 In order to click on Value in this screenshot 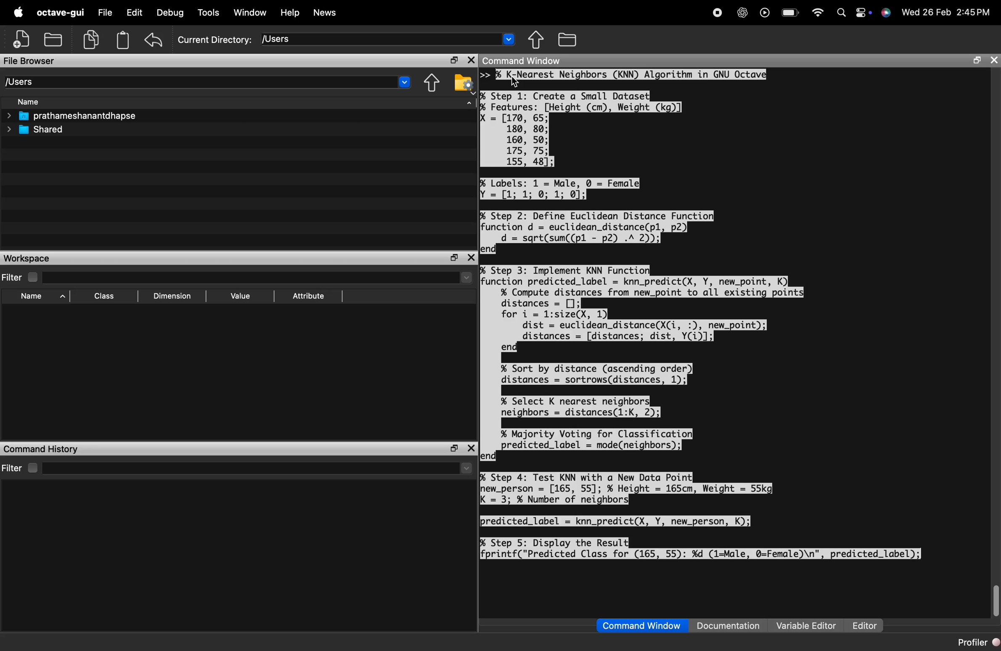, I will do `click(242, 295)`.